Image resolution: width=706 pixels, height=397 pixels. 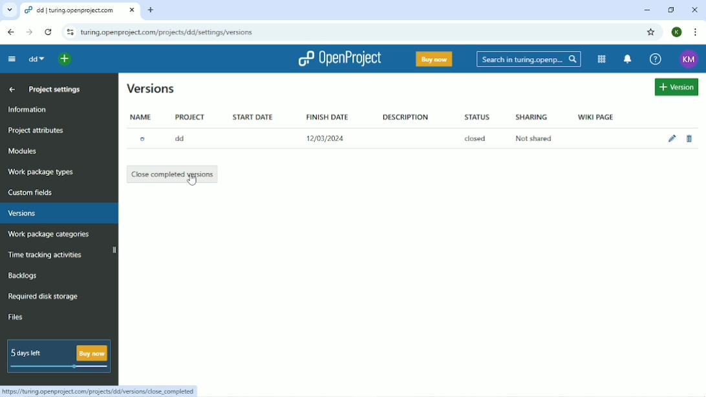 I want to click on Create version, so click(x=677, y=87).